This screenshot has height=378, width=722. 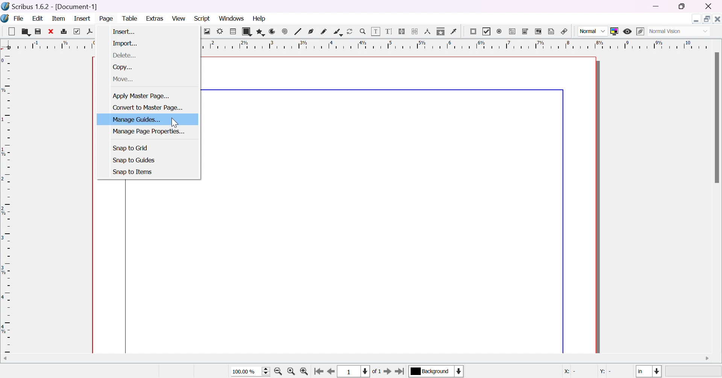 What do you see at coordinates (361, 371) in the screenshot?
I see `select current page` at bounding box center [361, 371].